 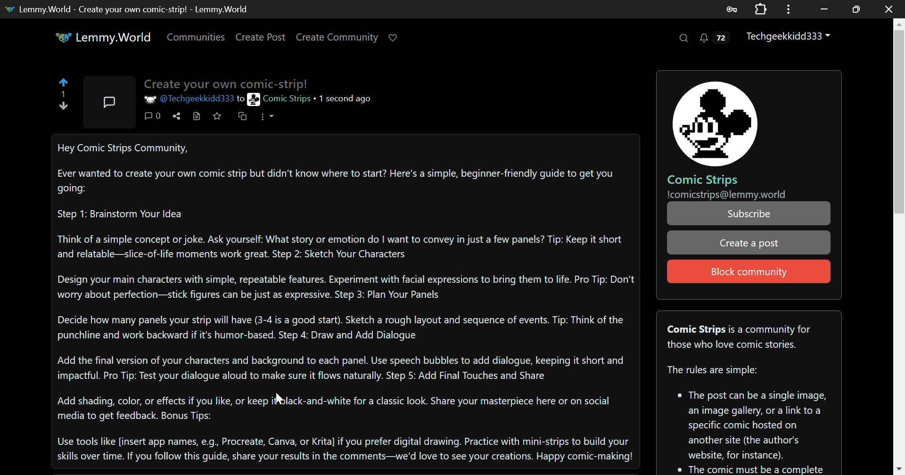 I want to click on Votes Counter, so click(x=64, y=92).